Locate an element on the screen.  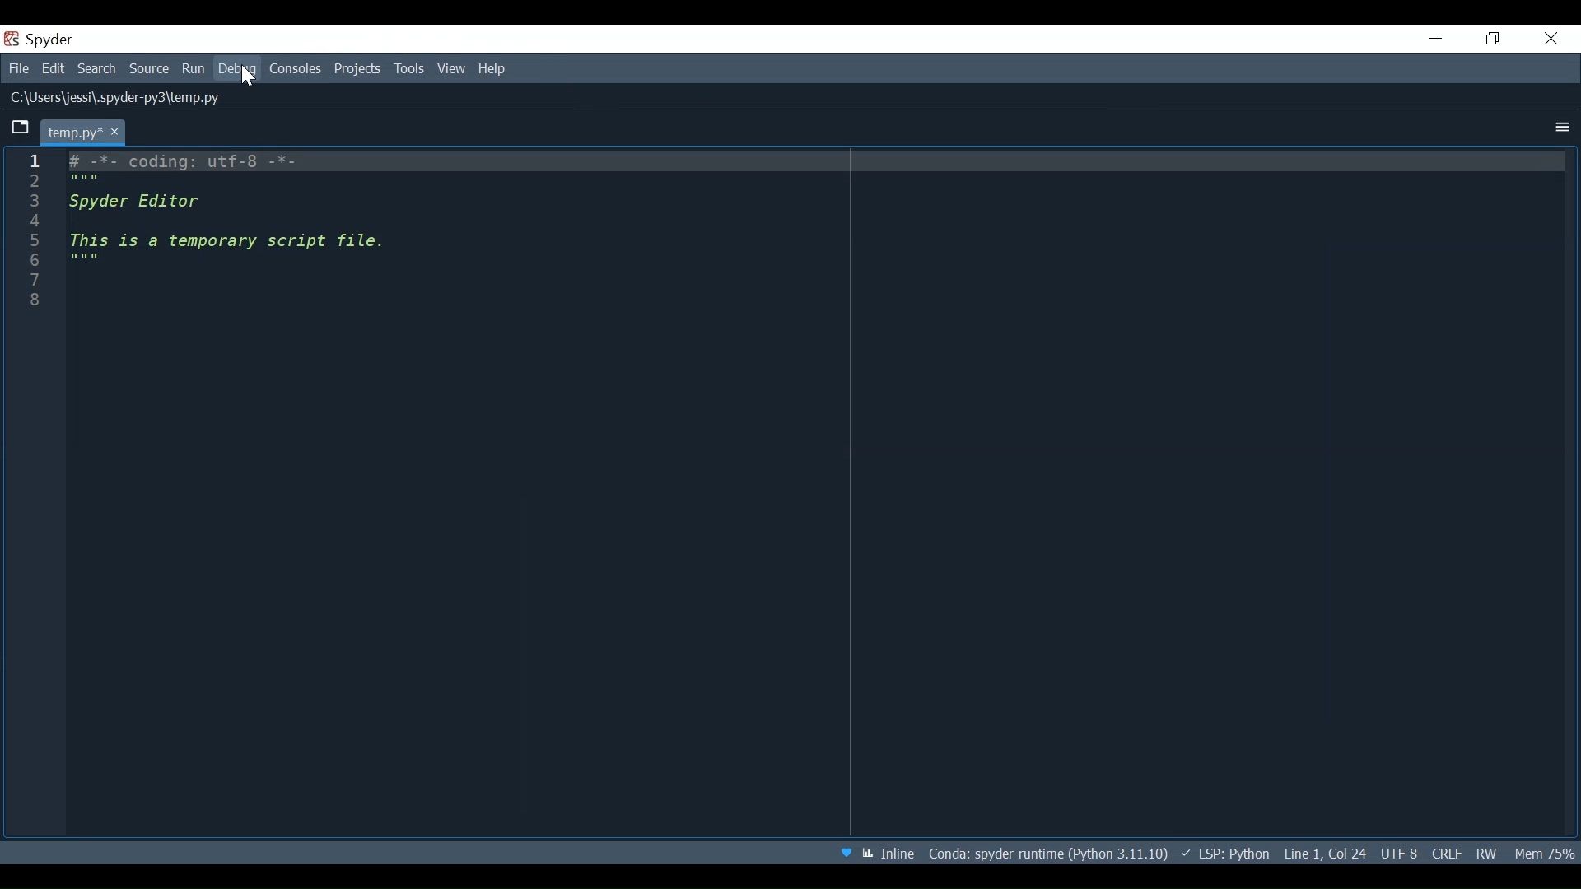
File EQL Status is located at coordinates (1448, 853).